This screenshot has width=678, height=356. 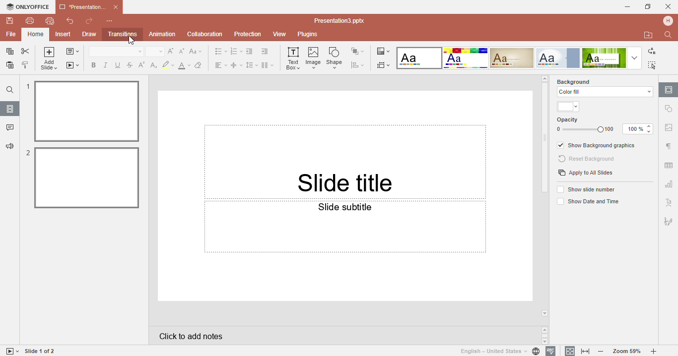 What do you see at coordinates (669, 202) in the screenshot?
I see `Text art setting` at bounding box center [669, 202].